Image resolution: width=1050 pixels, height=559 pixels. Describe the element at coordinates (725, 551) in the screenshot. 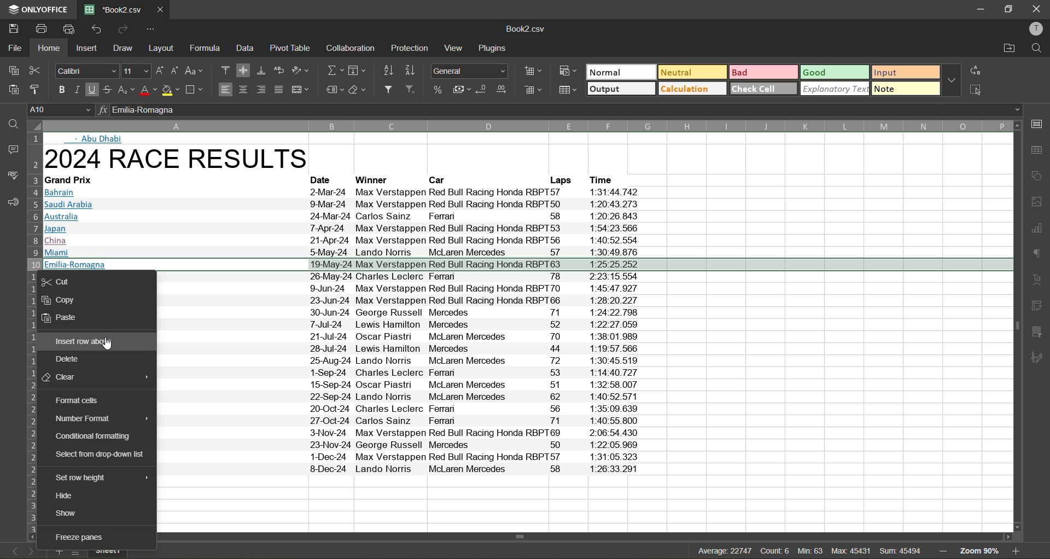

I see `Average: 22737` at that location.